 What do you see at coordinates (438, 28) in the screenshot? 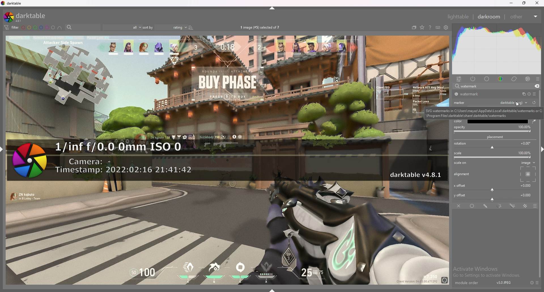
I see `keyboard shortcut` at bounding box center [438, 28].